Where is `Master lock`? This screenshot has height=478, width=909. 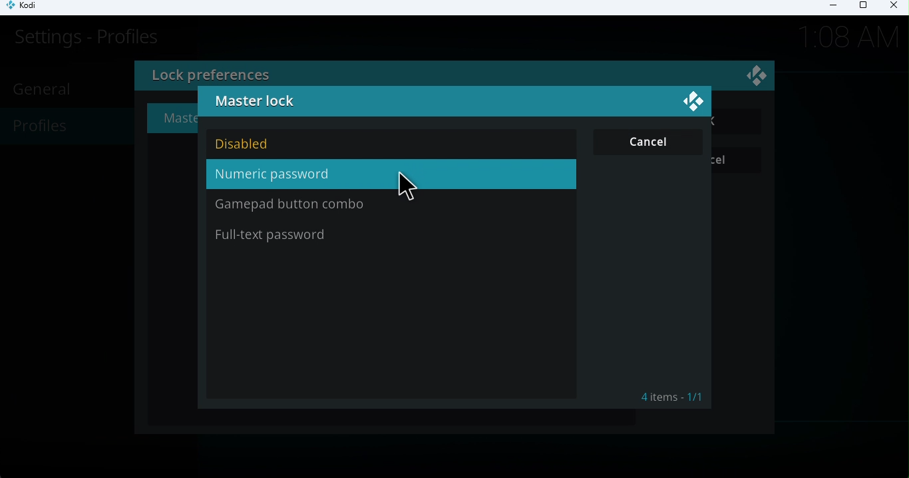
Master lock is located at coordinates (268, 99).